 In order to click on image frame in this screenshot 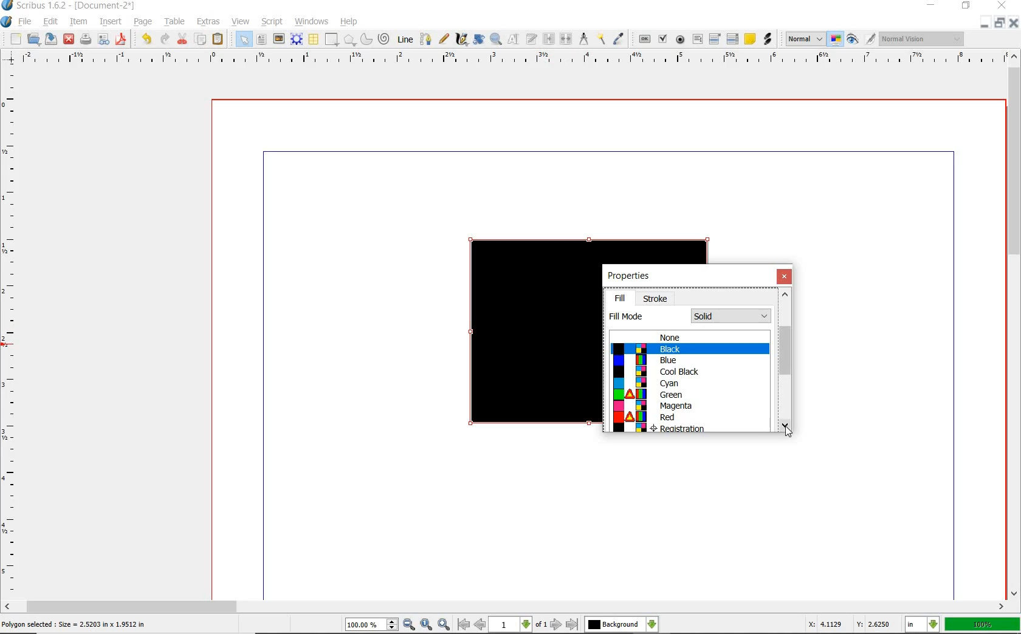, I will do `click(280, 39)`.